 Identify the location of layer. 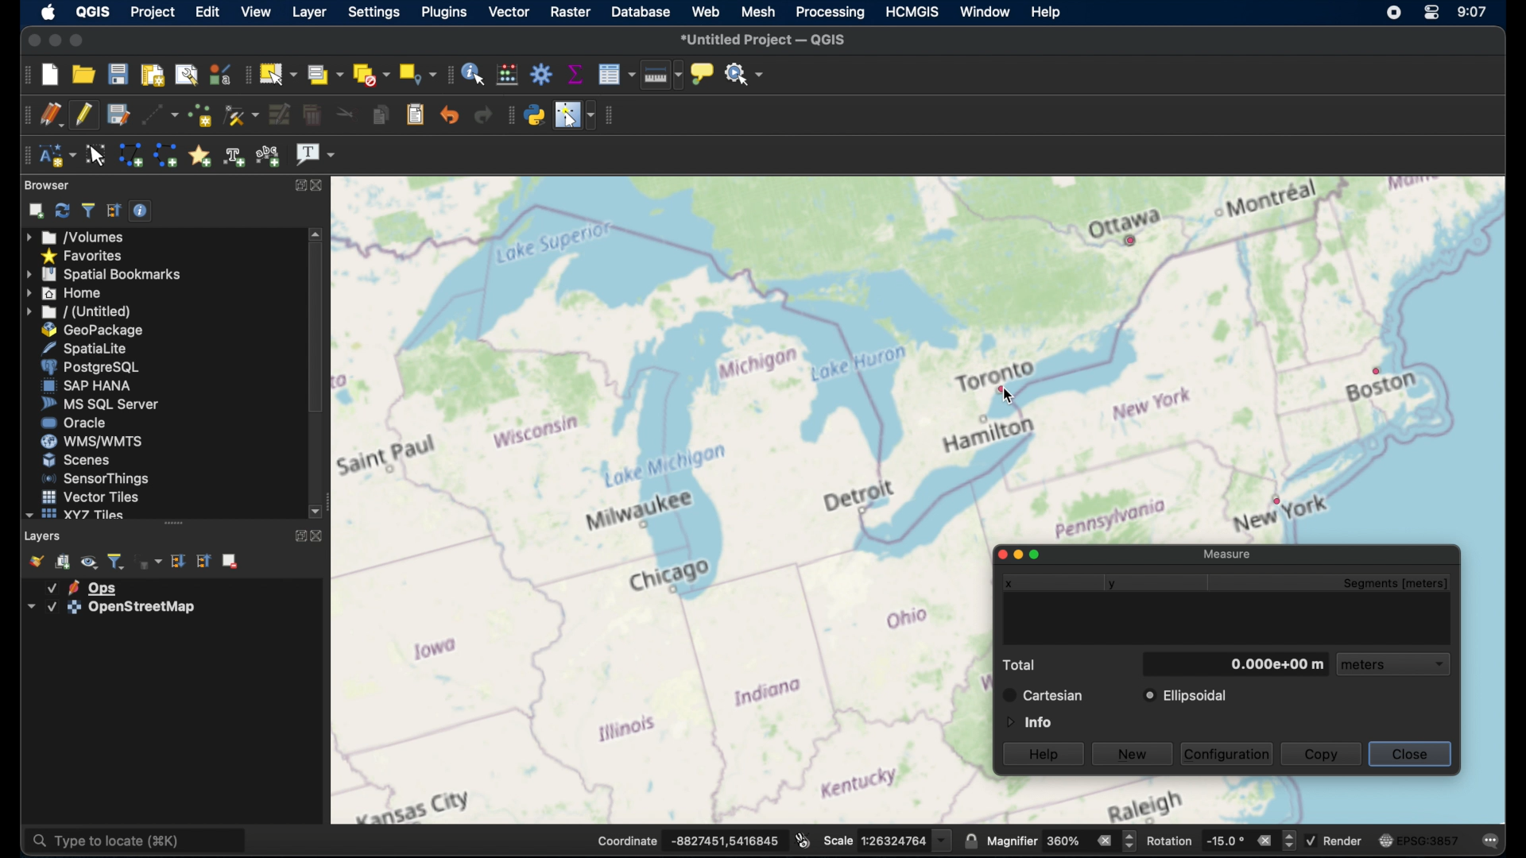
(83, 586).